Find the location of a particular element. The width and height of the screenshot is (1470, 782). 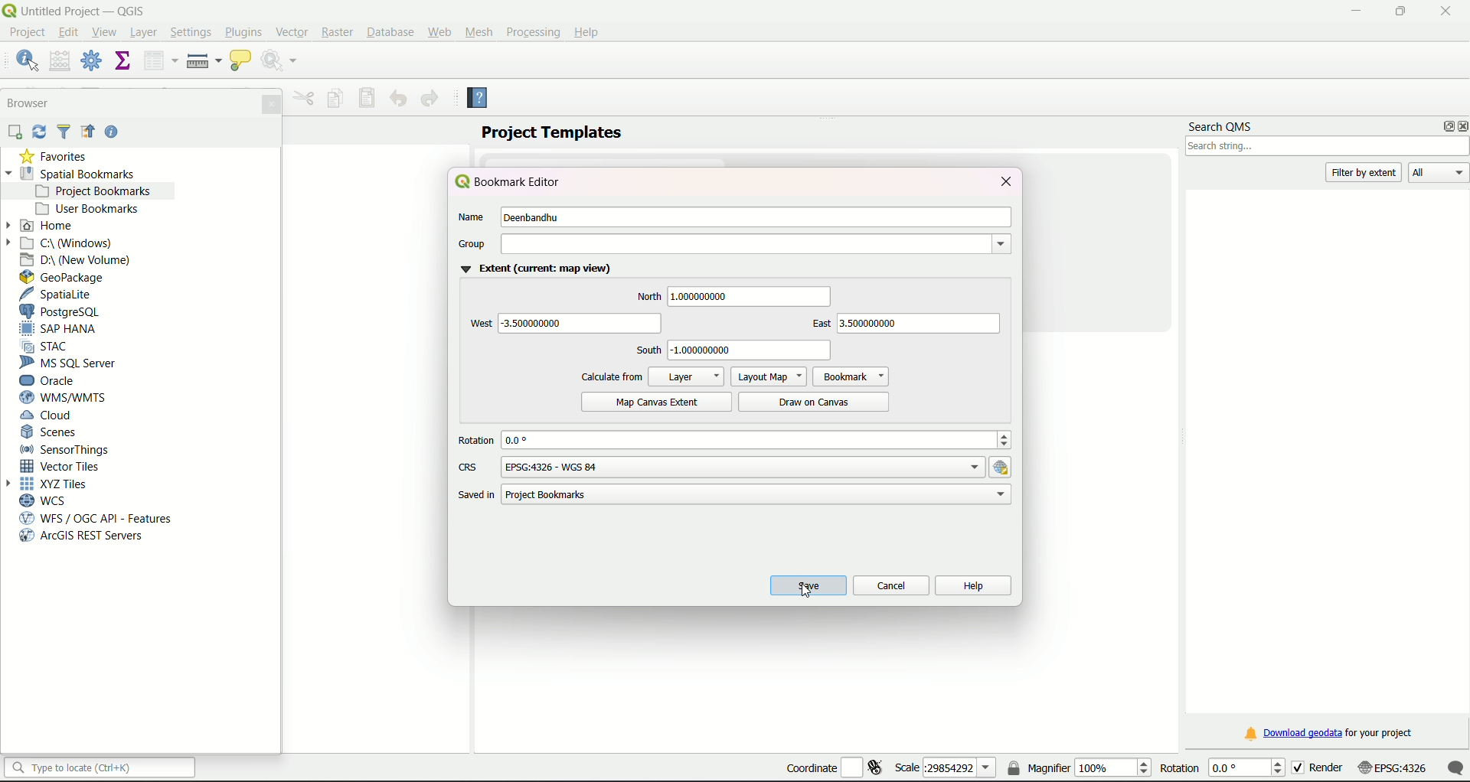

Browser is located at coordinates (30, 103).